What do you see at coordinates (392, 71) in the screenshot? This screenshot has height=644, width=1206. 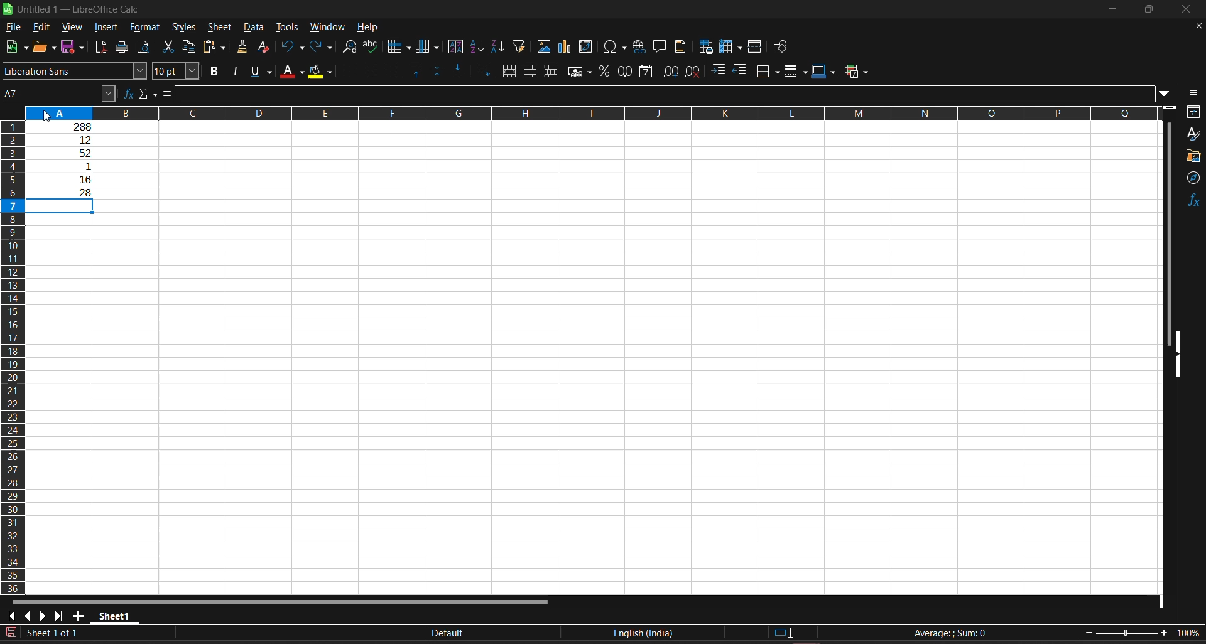 I see `align right` at bounding box center [392, 71].